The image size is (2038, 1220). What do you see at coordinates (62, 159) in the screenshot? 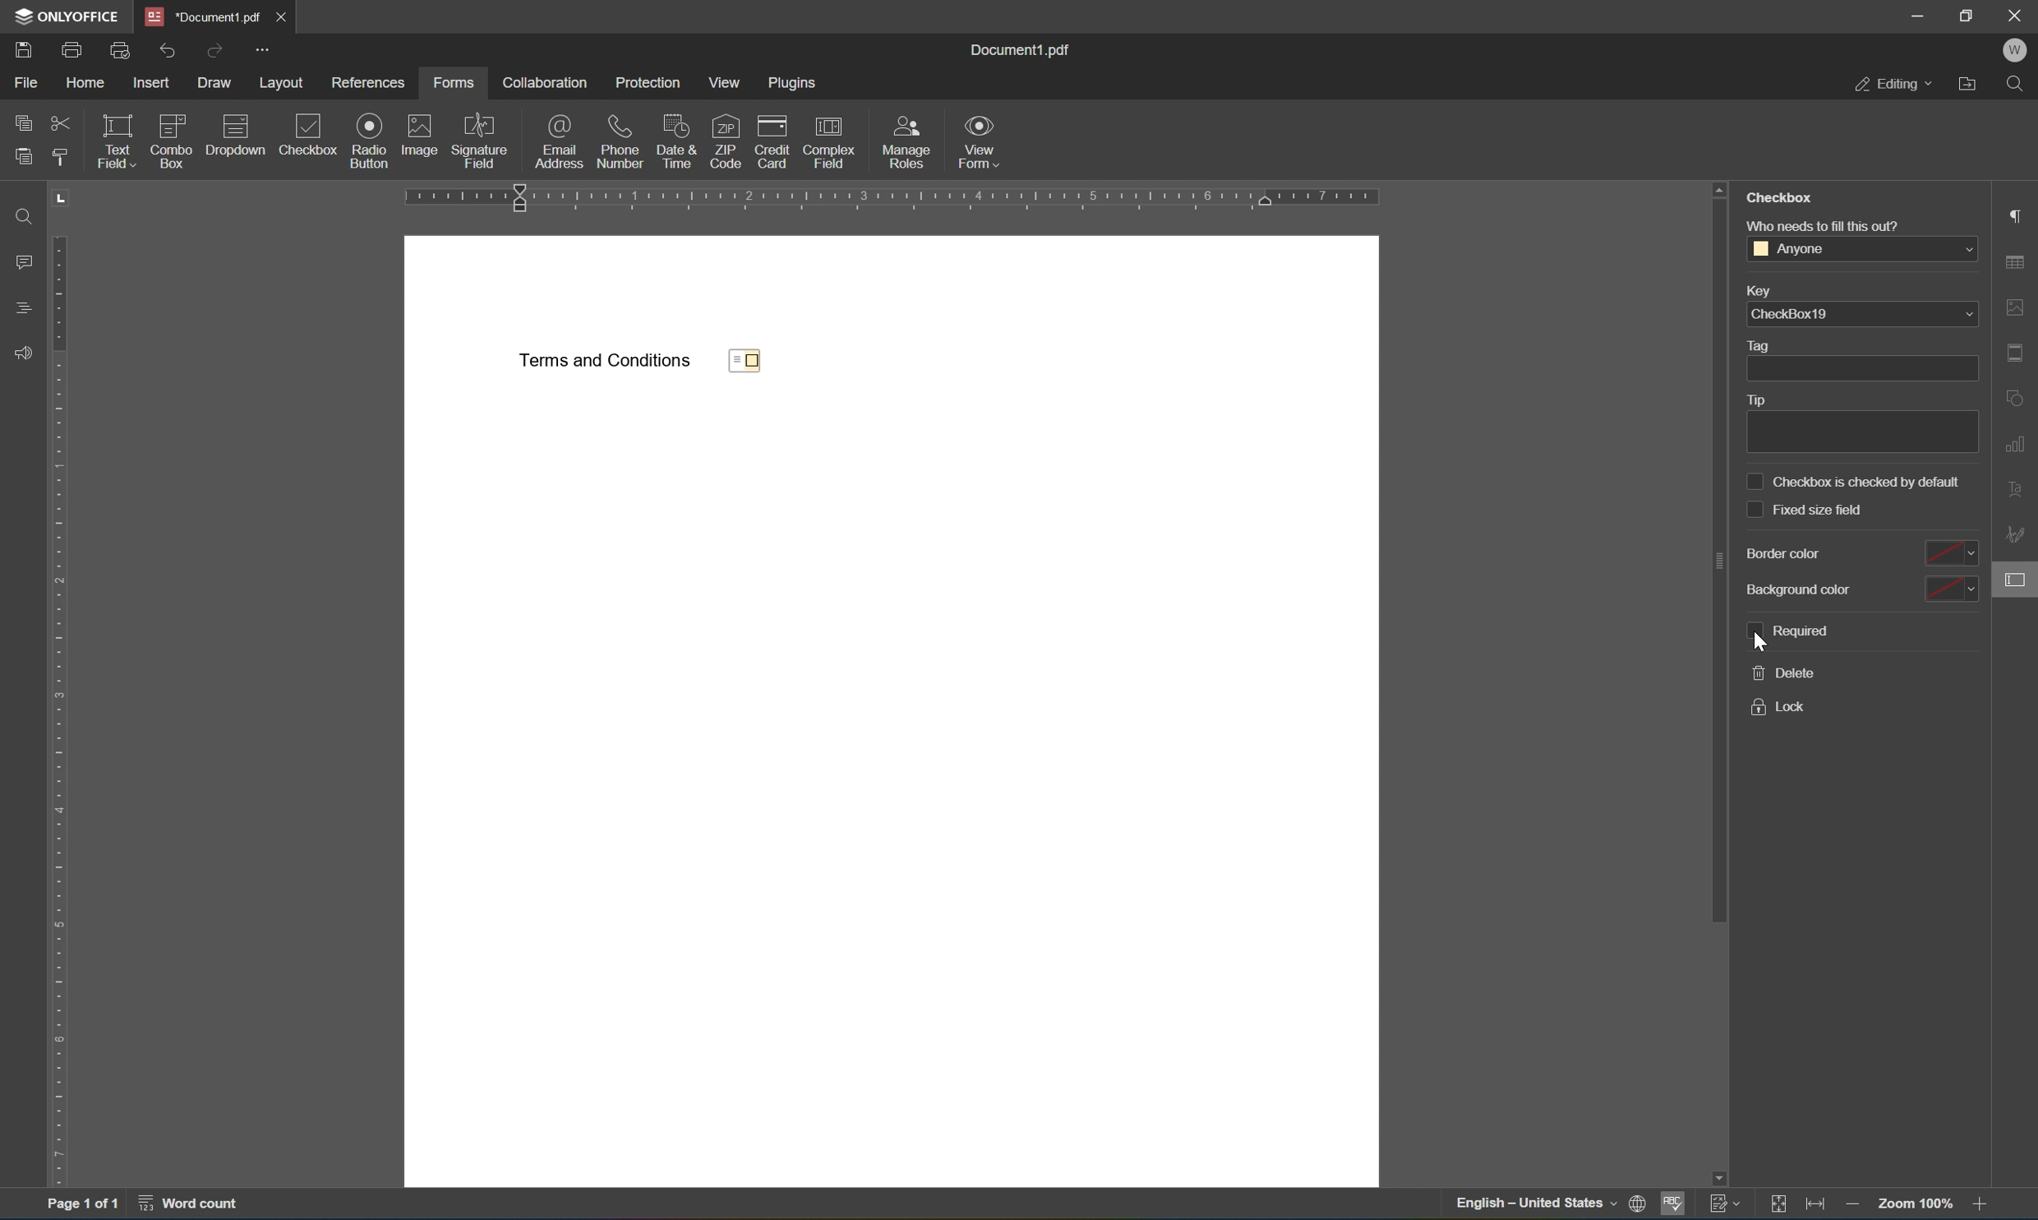
I see `copy style` at bounding box center [62, 159].